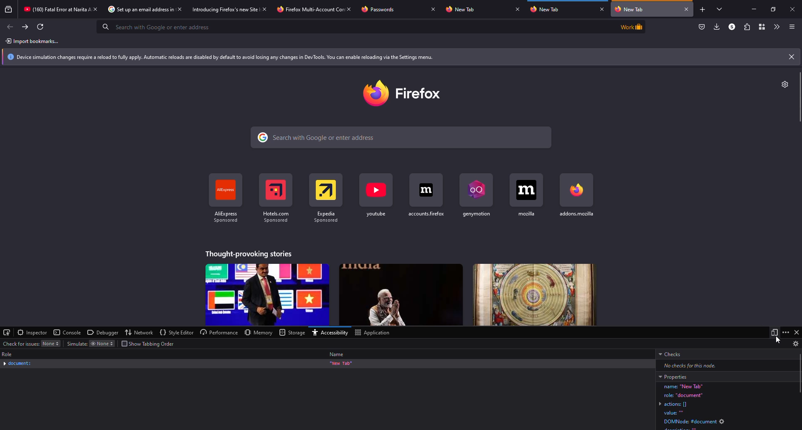 The width and height of the screenshot is (802, 430). What do you see at coordinates (223, 10) in the screenshot?
I see `tab` at bounding box center [223, 10].